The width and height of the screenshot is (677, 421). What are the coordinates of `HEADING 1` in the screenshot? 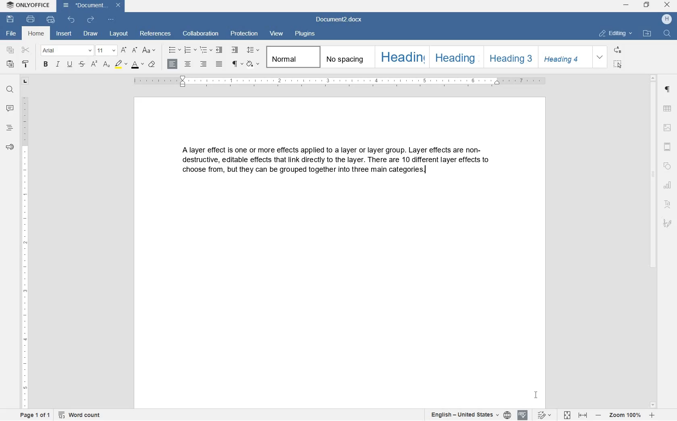 It's located at (401, 57).